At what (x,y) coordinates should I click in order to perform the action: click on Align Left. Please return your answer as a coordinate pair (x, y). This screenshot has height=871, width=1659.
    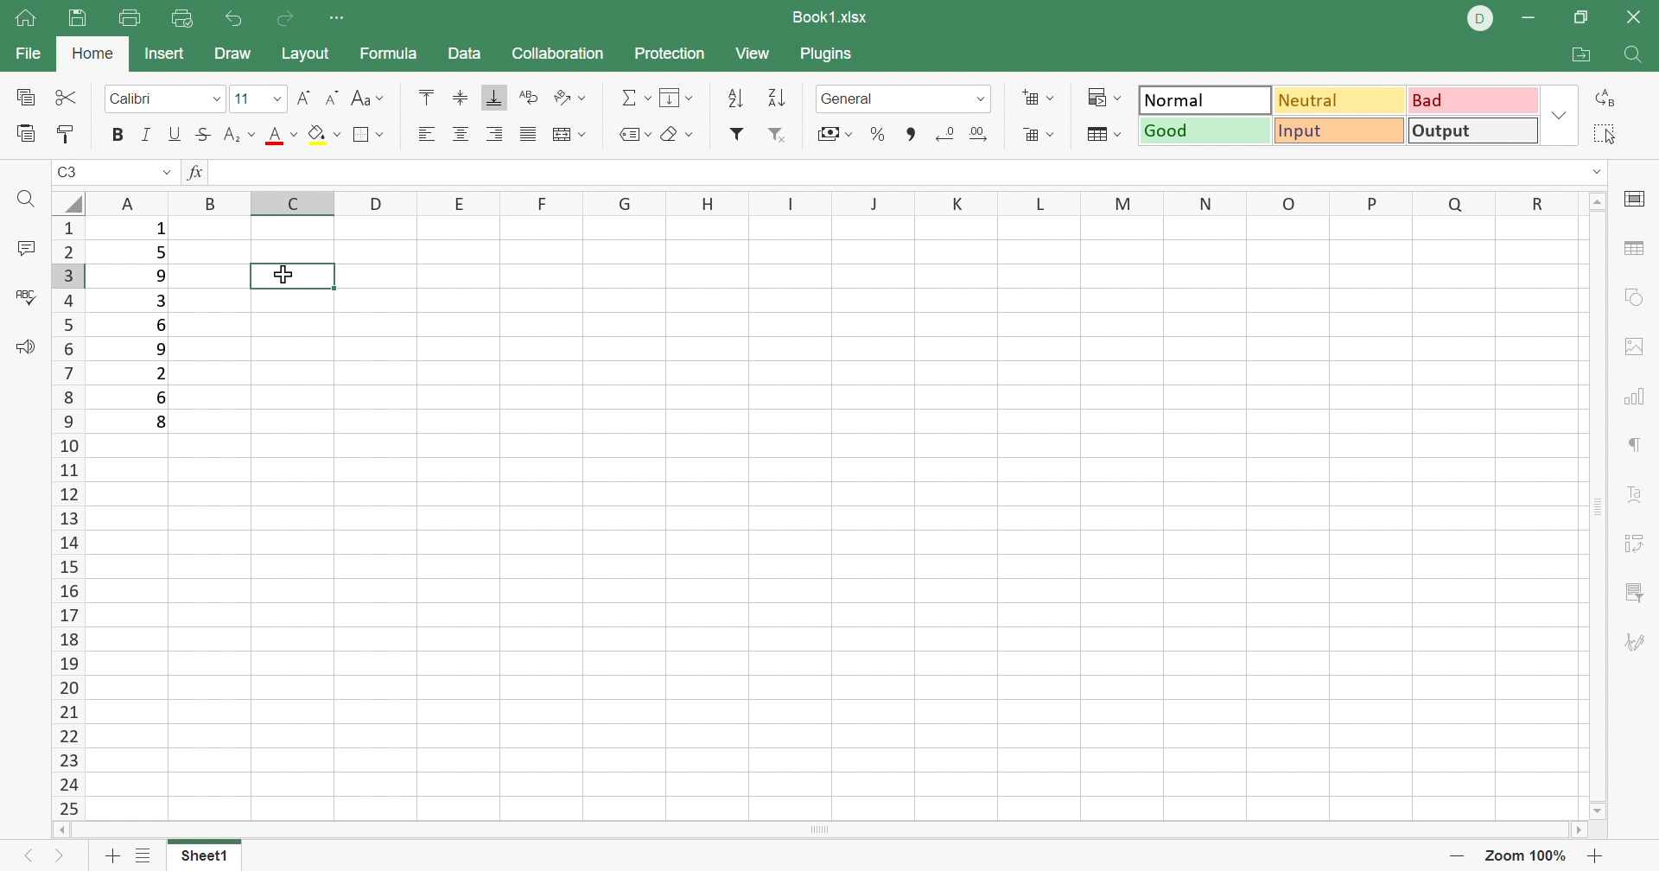
    Looking at the image, I should click on (428, 134).